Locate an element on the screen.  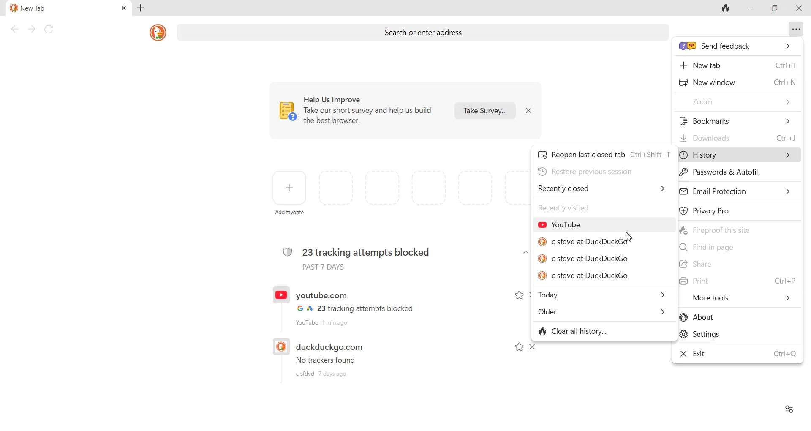
Take survey... is located at coordinates (485, 110).